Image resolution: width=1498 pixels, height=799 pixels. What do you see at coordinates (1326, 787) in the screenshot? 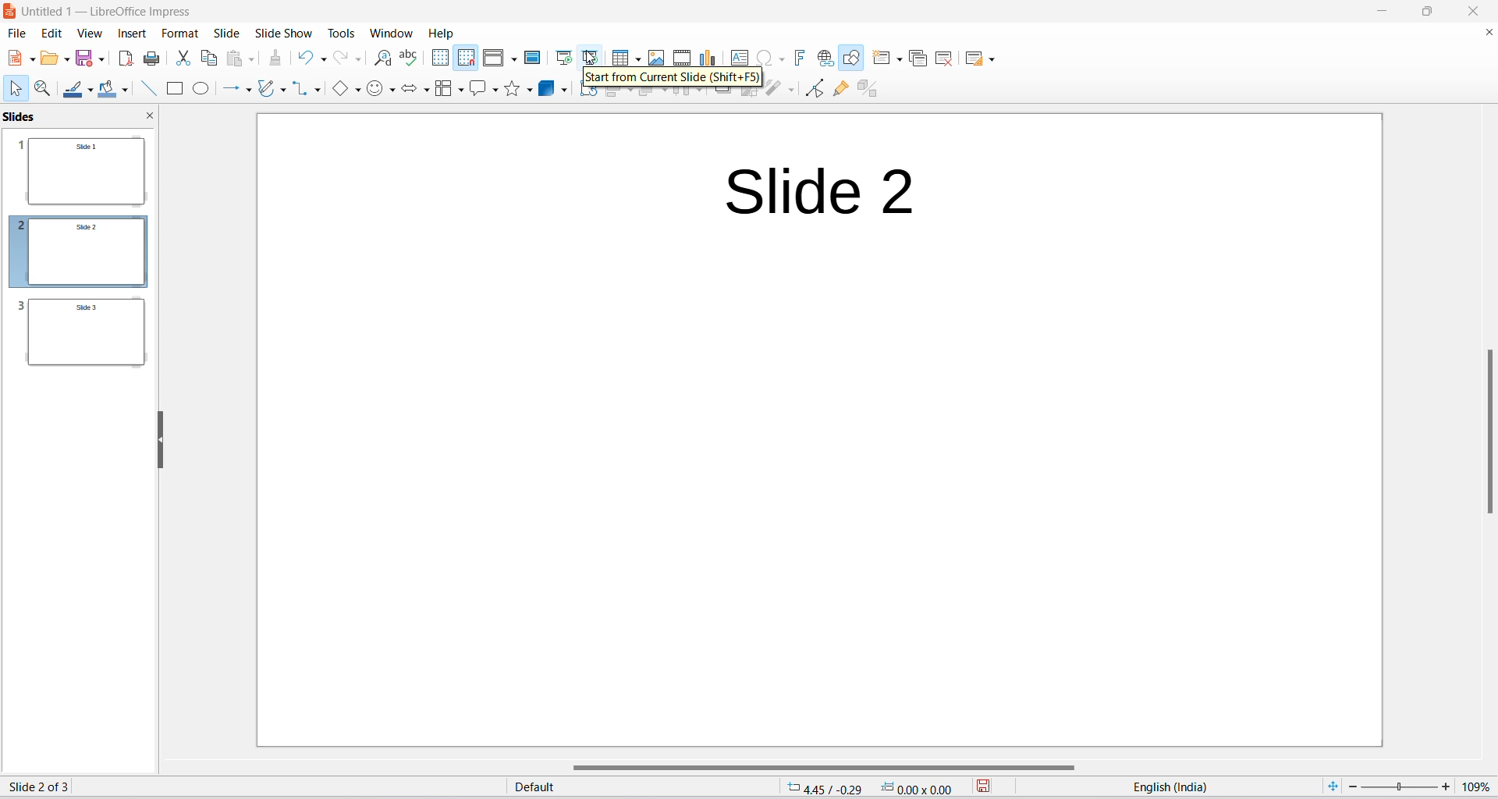
I see `fit current slide to windows` at bounding box center [1326, 787].